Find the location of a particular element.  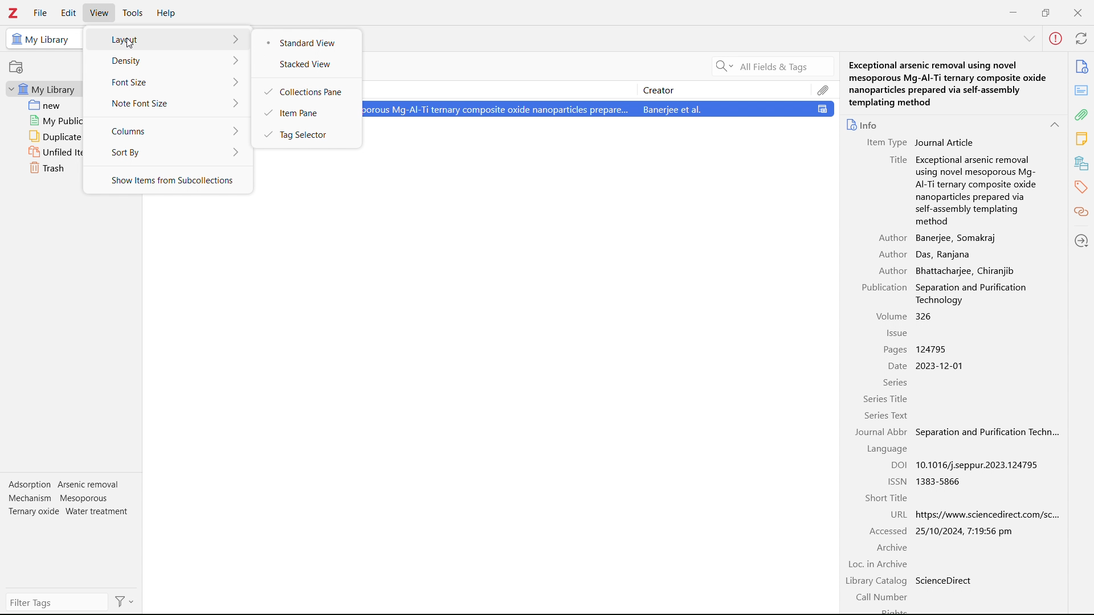

logo is located at coordinates (14, 13).